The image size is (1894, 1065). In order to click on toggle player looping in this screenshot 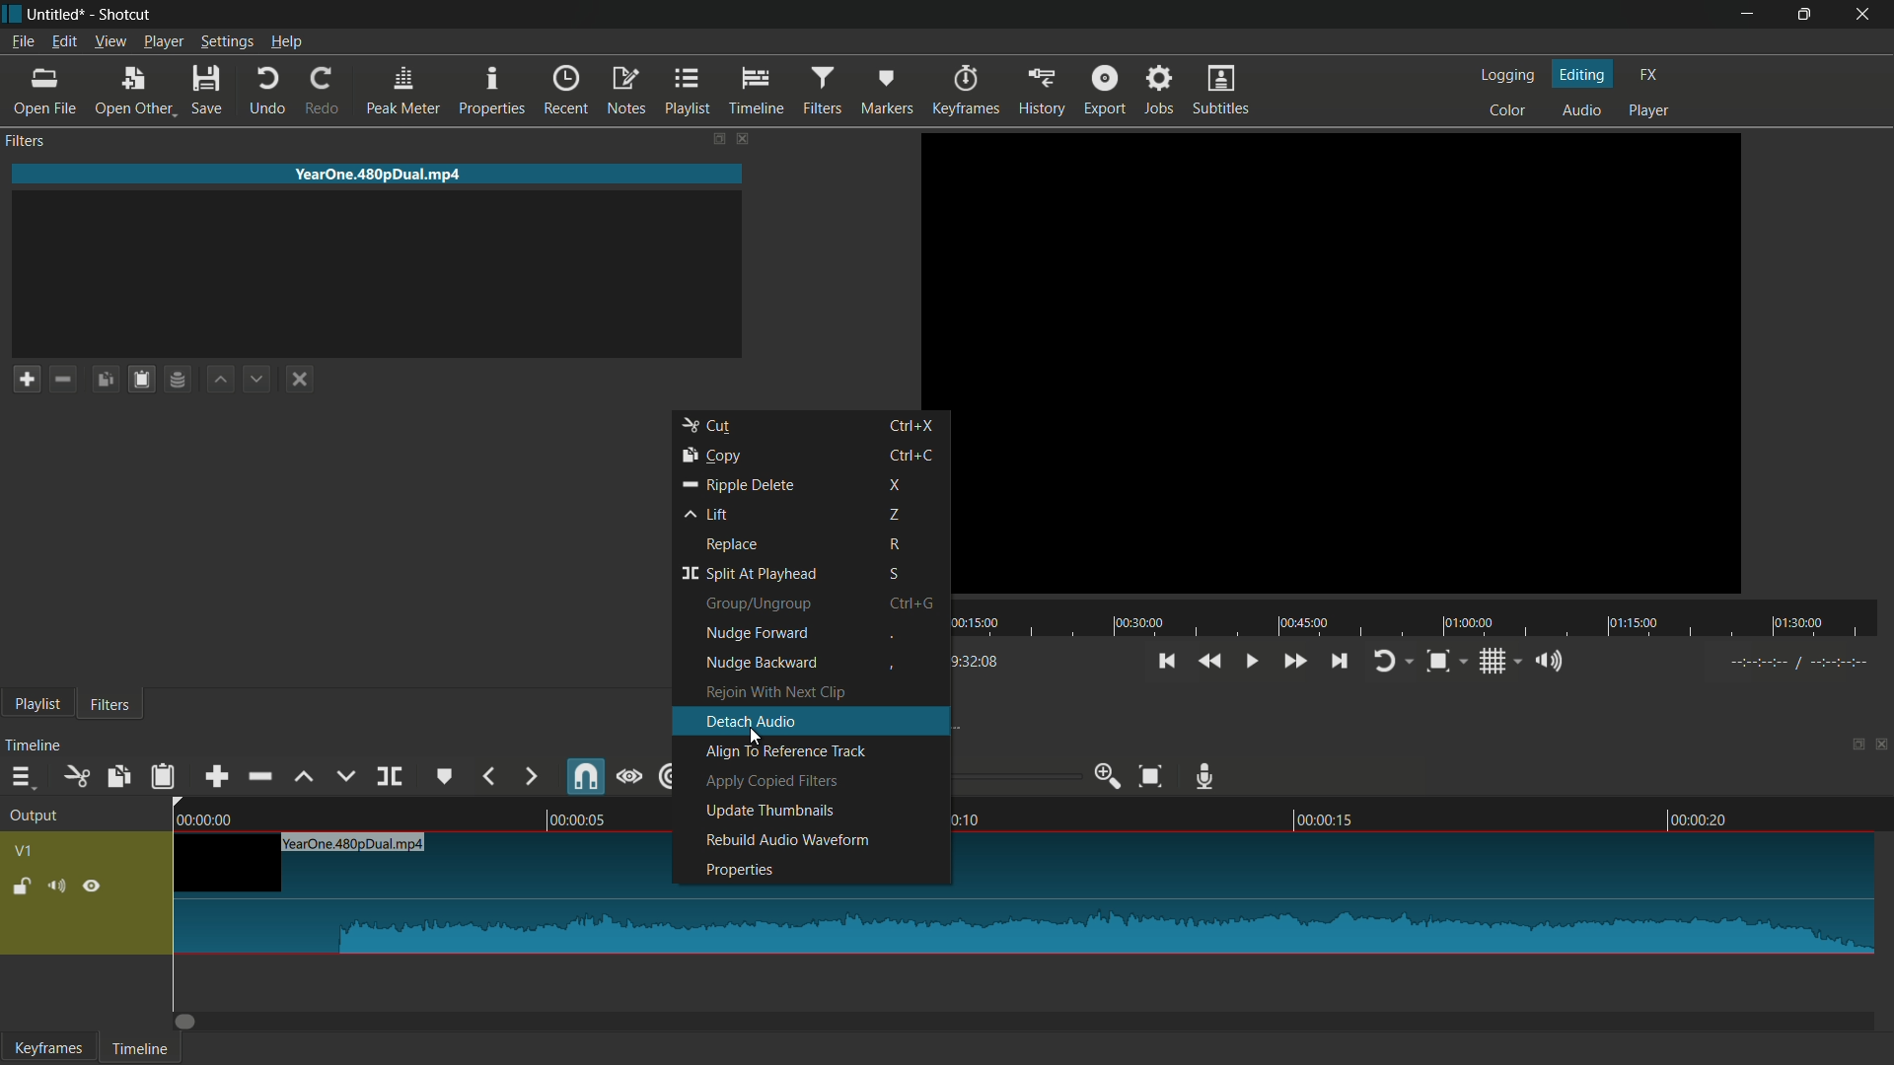, I will do `click(1384, 663)`.